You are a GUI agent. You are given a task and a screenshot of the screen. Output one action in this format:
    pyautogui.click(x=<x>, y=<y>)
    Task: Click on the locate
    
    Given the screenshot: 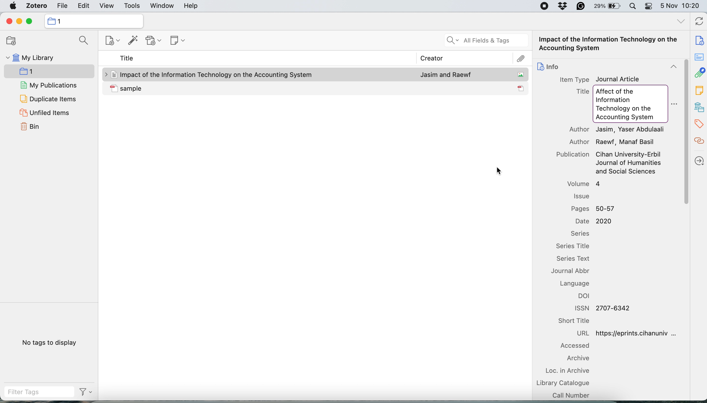 What is the action you would take?
    pyautogui.click(x=698, y=161)
    